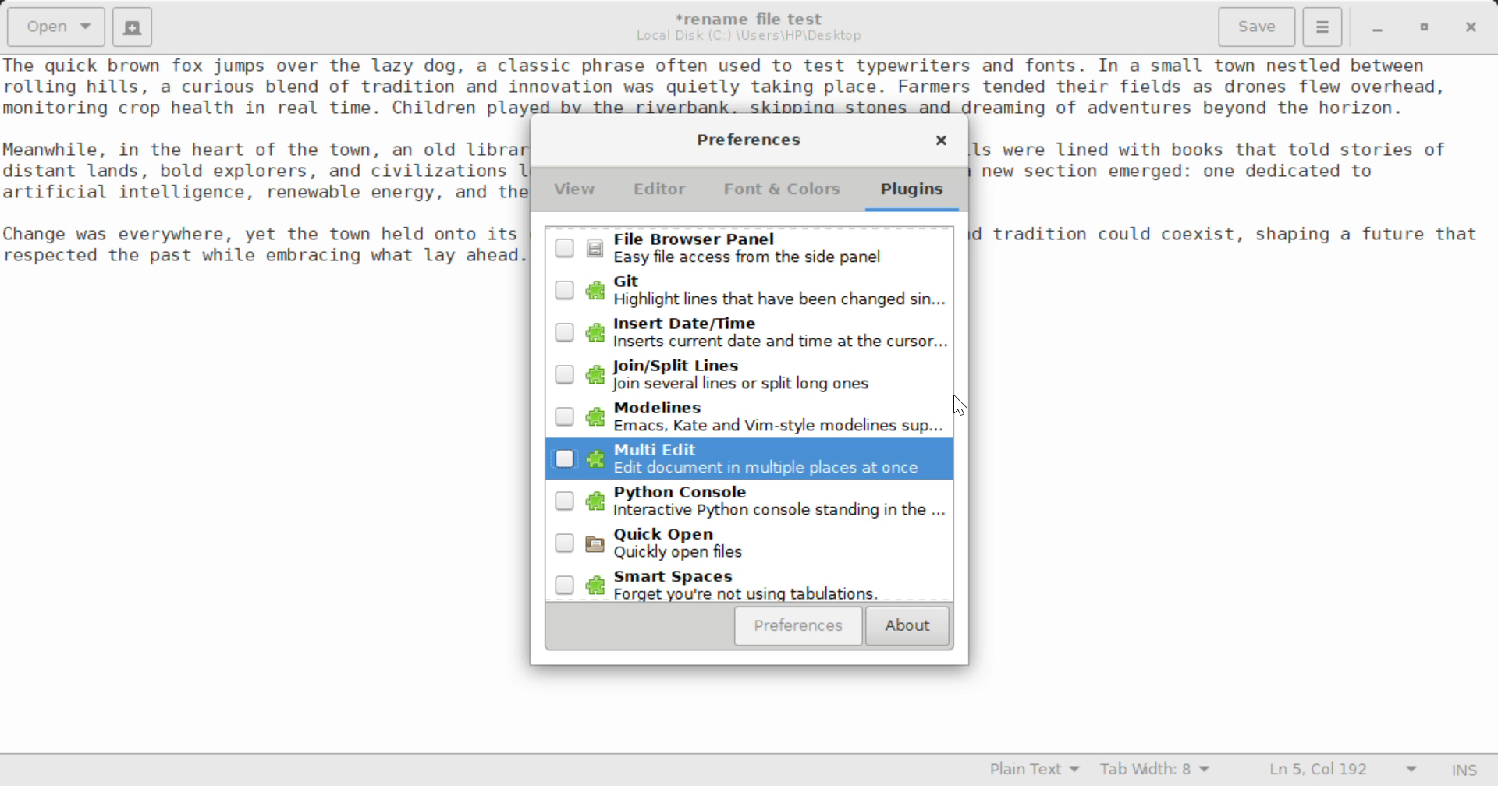  I want to click on Editor Tab, so click(663, 193).